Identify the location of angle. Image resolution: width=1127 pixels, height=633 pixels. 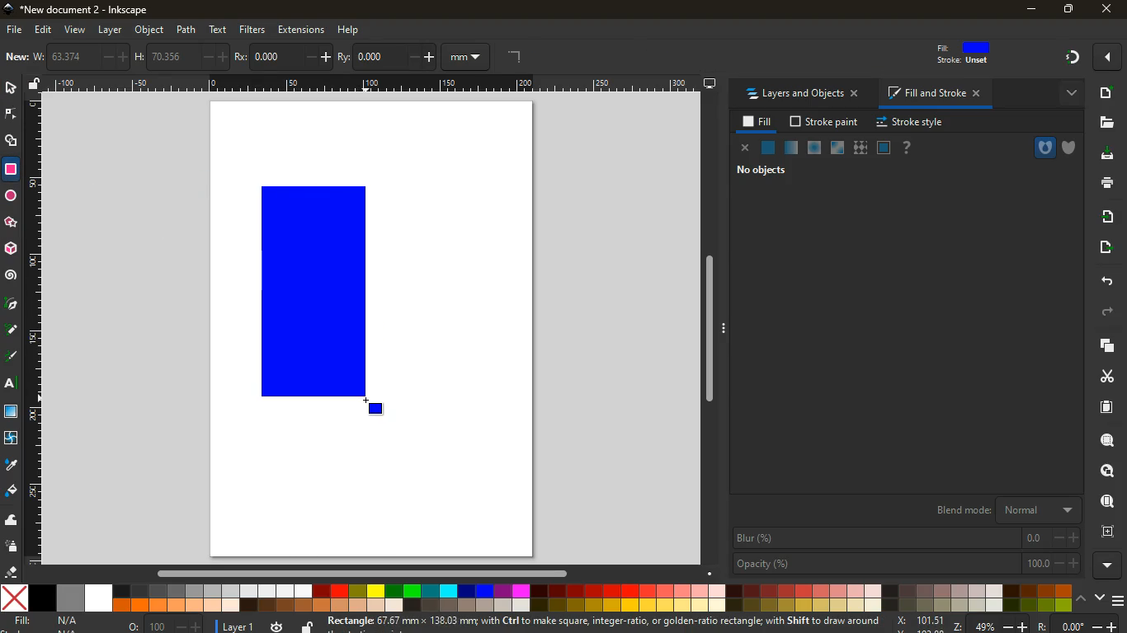
(519, 58).